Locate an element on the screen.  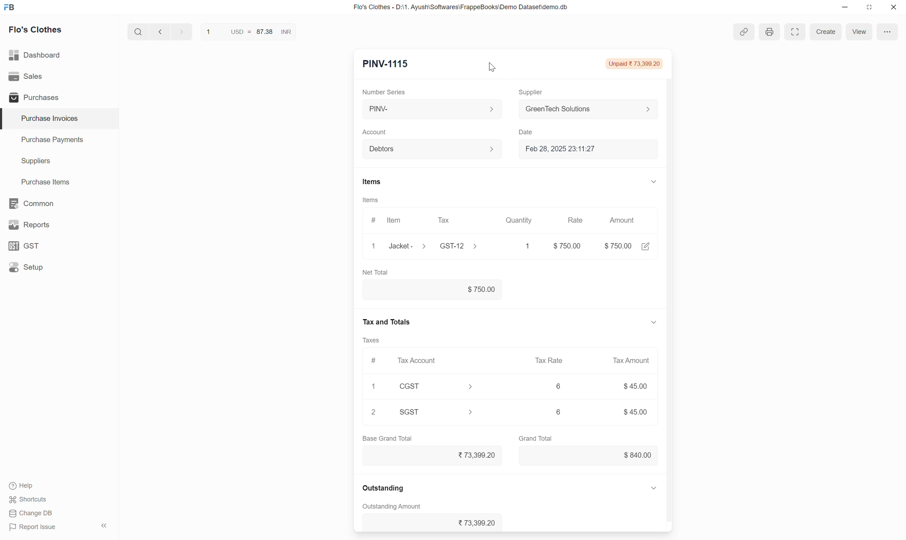
CGST is located at coordinates (411, 386).